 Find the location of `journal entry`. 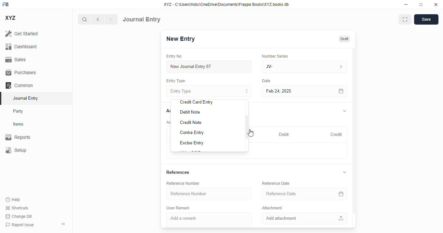

journal entry is located at coordinates (26, 98).